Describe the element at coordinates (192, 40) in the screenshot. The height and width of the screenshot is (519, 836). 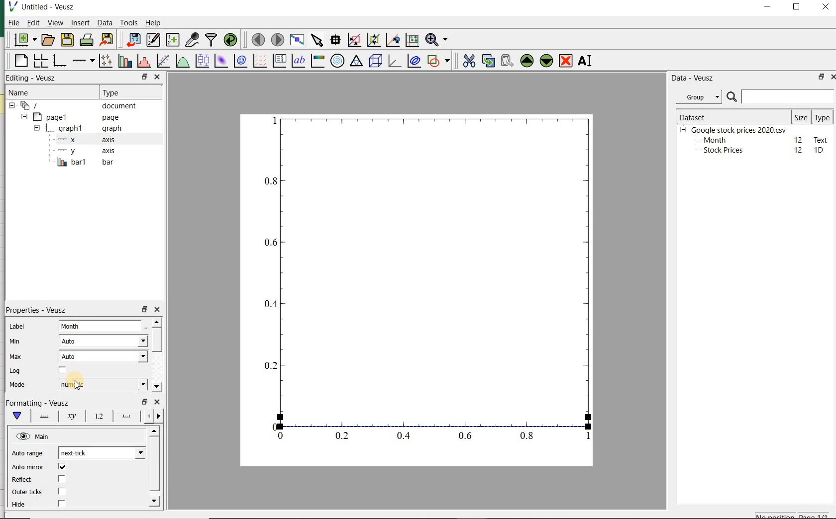
I see `capture remote data` at that location.